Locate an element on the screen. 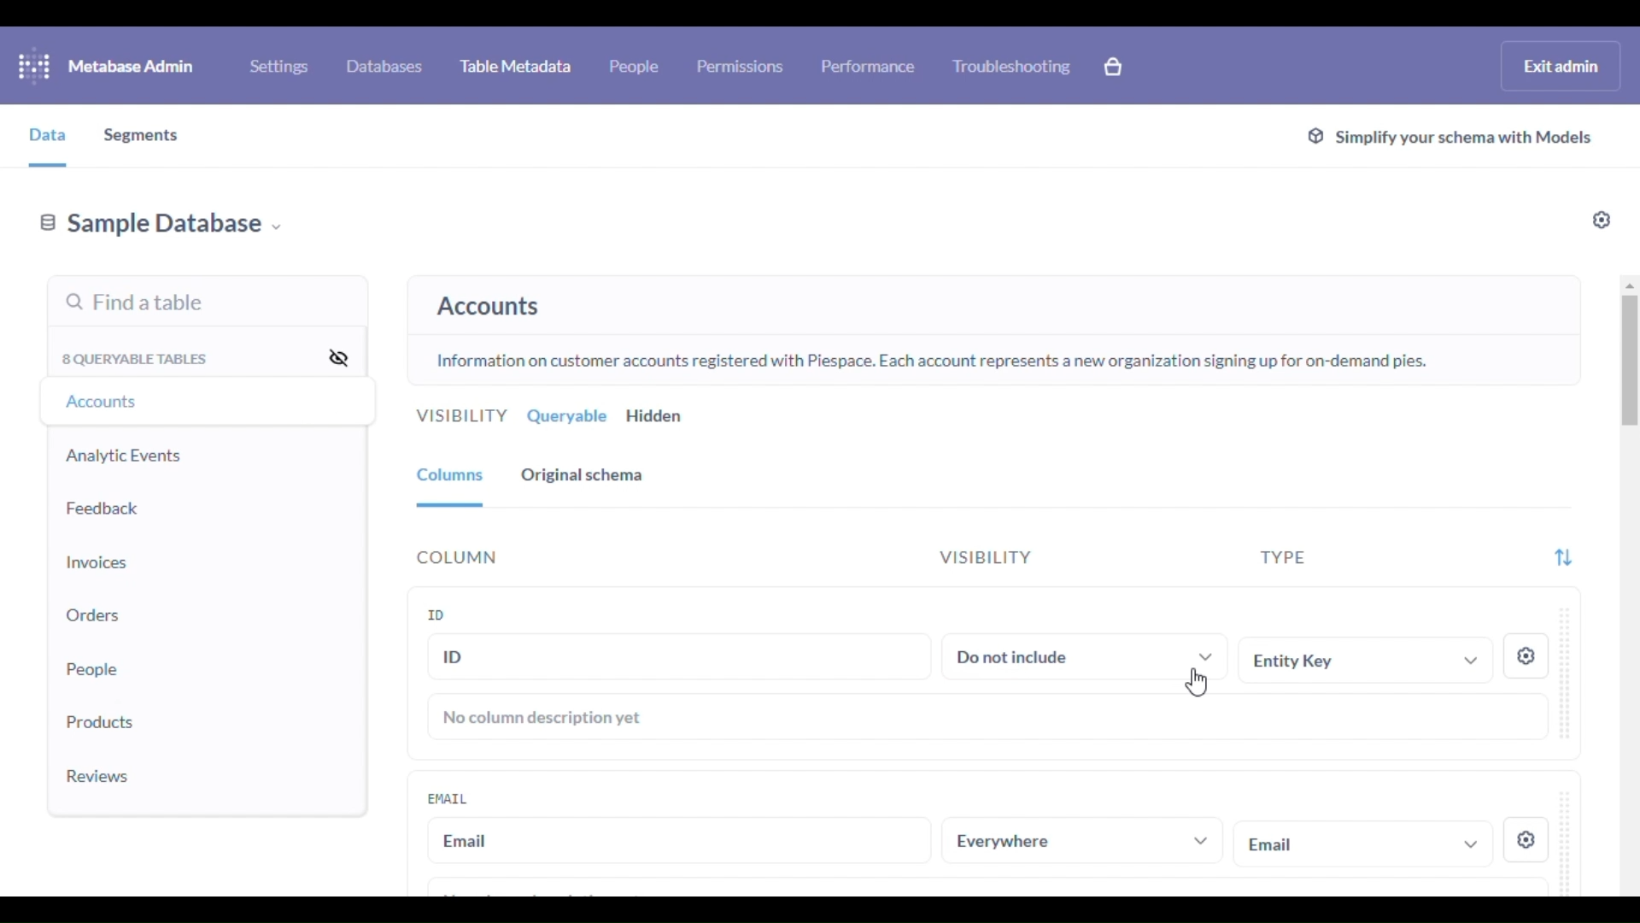  table metadata is located at coordinates (516, 65).